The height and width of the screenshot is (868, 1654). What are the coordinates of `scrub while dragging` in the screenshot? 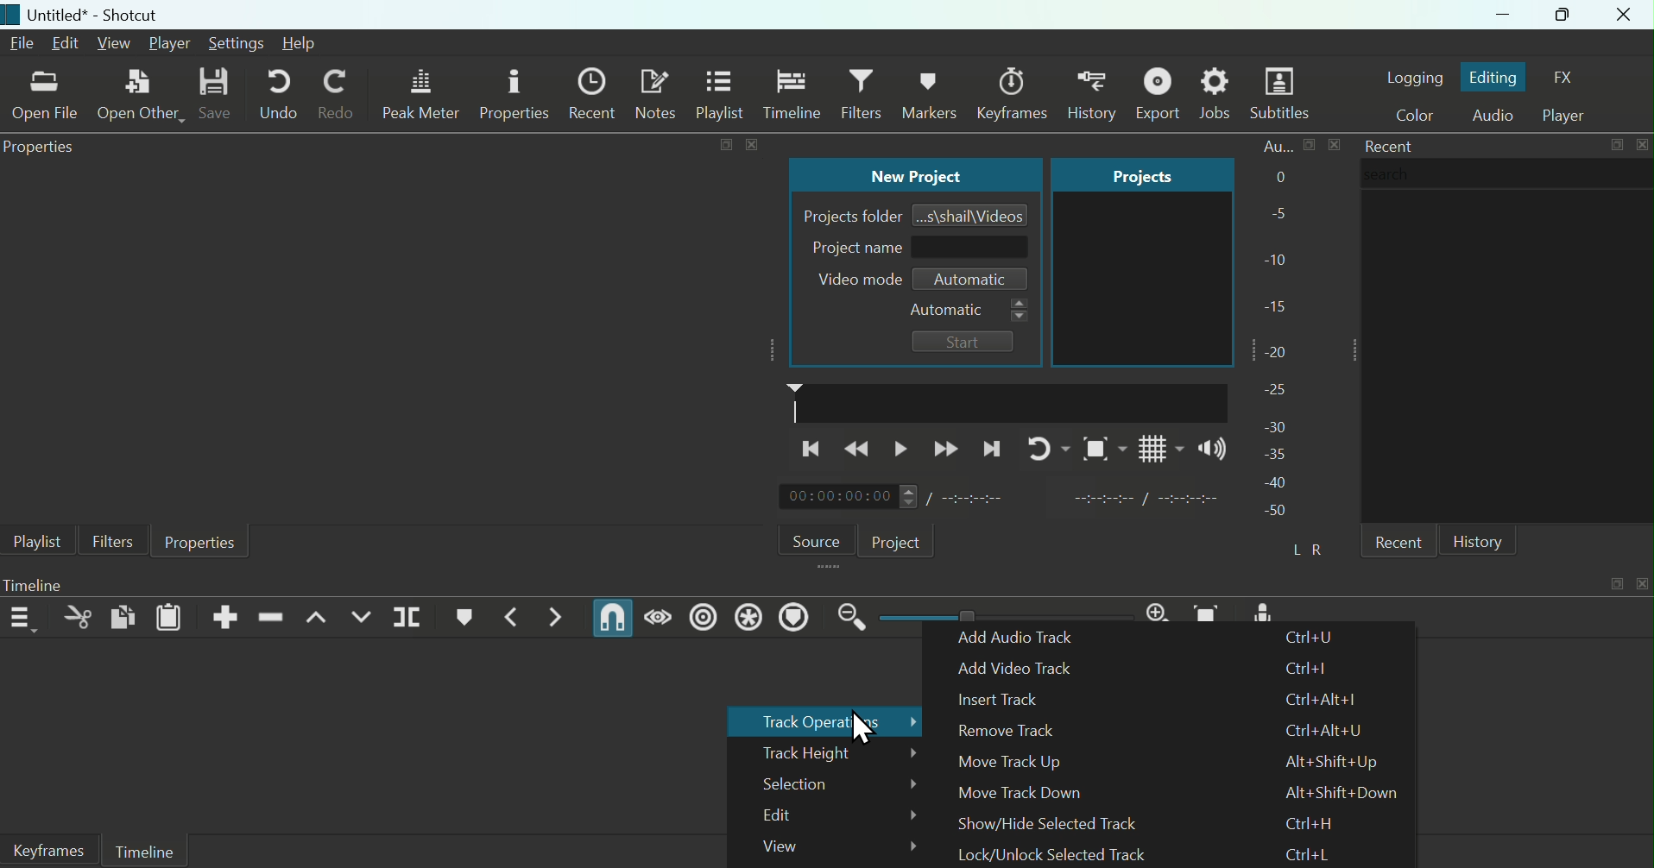 It's located at (660, 616).